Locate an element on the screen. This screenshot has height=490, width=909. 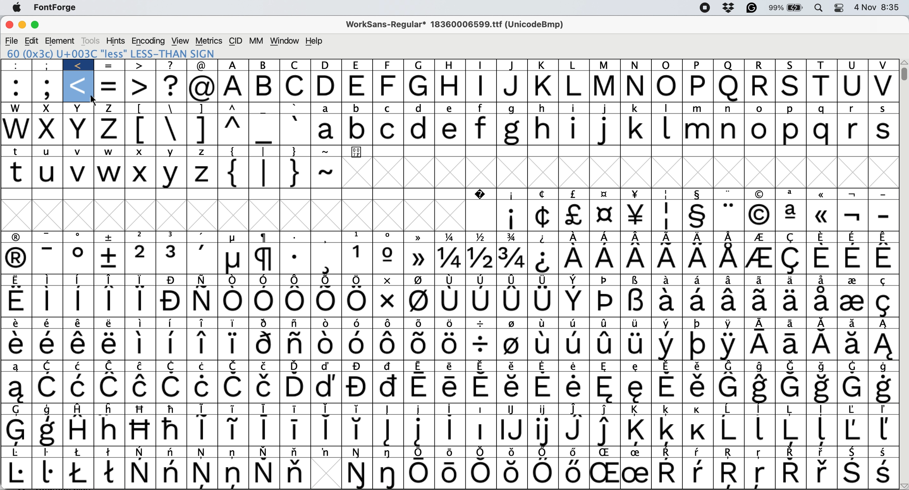
c is located at coordinates (387, 130).